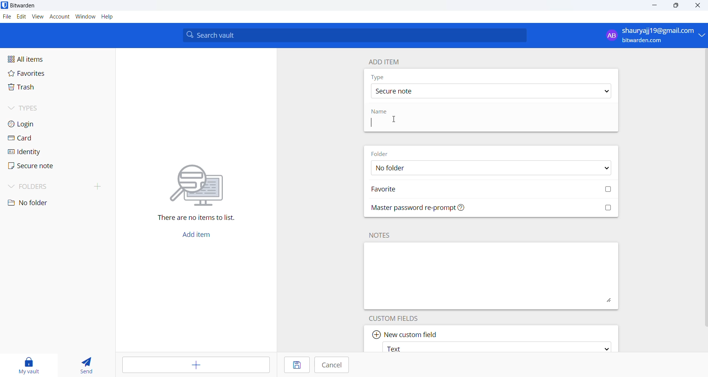 The height and width of the screenshot is (377, 708). What do you see at coordinates (35, 108) in the screenshot?
I see `types` at bounding box center [35, 108].